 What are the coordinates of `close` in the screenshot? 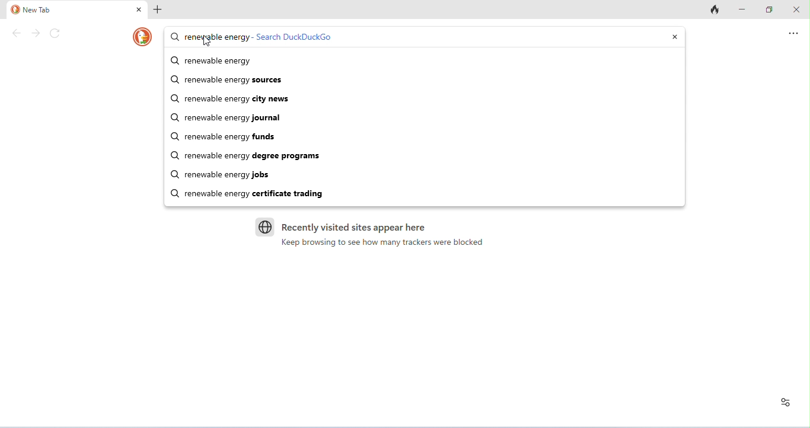 It's located at (796, 9).